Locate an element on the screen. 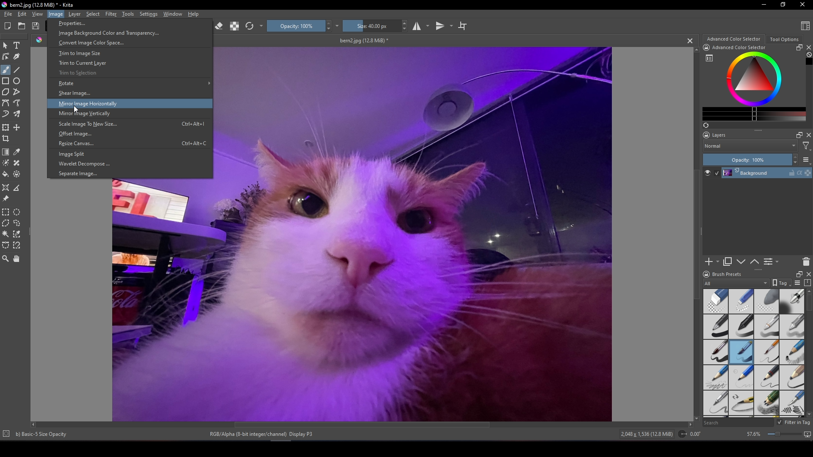 This screenshot has width=813, height=457. Colector symbol is located at coordinates (709, 58).